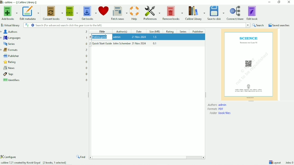  What do you see at coordinates (289, 2) in the screenshot?
I see `Close` at bounding box center [289, 2].